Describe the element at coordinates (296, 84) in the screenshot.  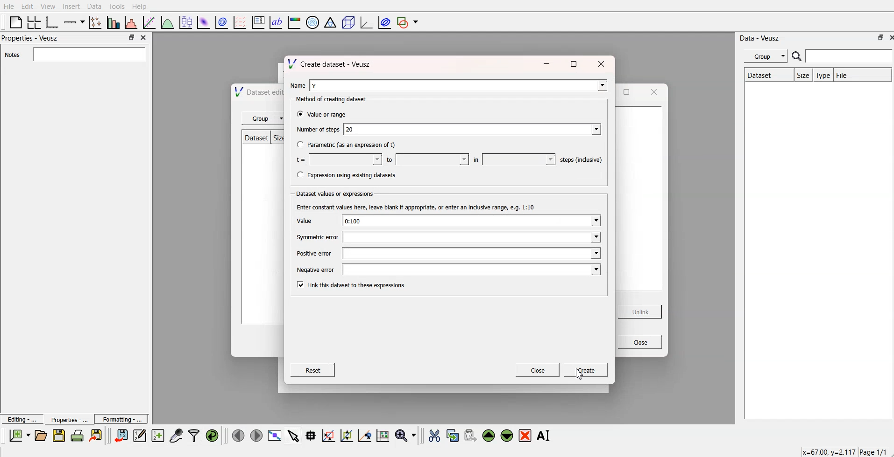
I see `name` at that location.